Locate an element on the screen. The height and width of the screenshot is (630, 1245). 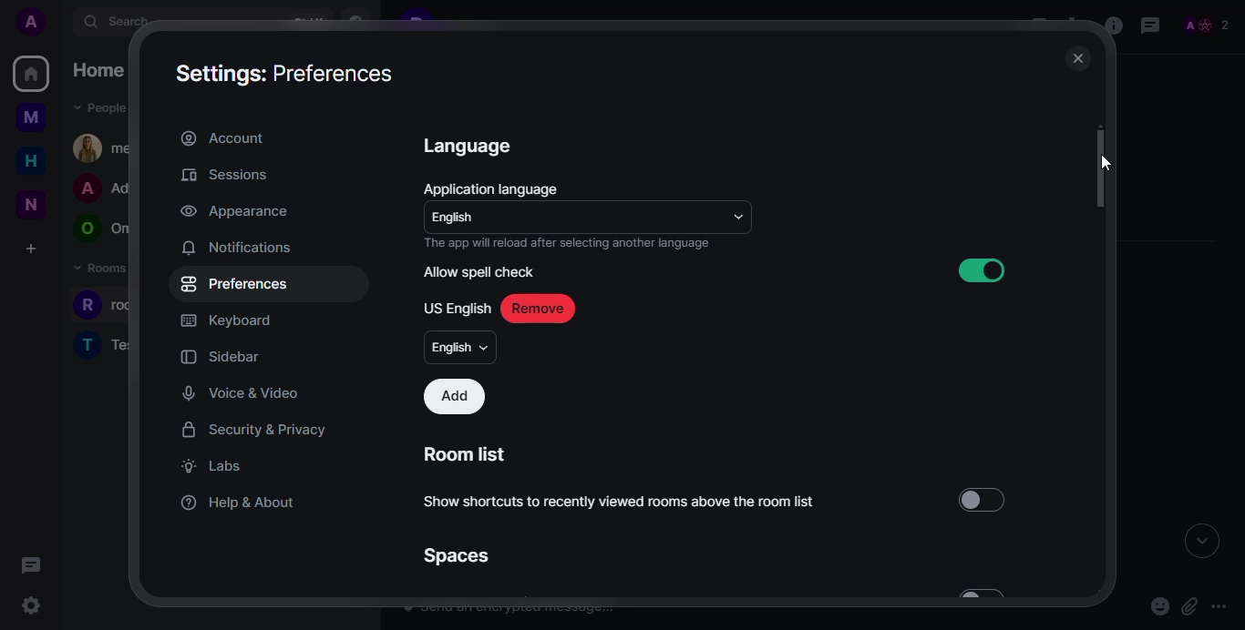
threads is located at coordinates (1150, 25).